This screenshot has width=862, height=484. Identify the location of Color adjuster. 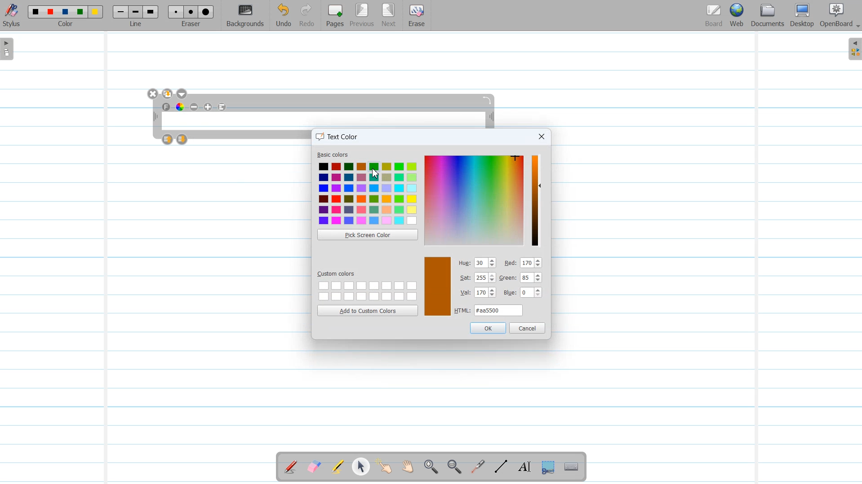
(523, 278).